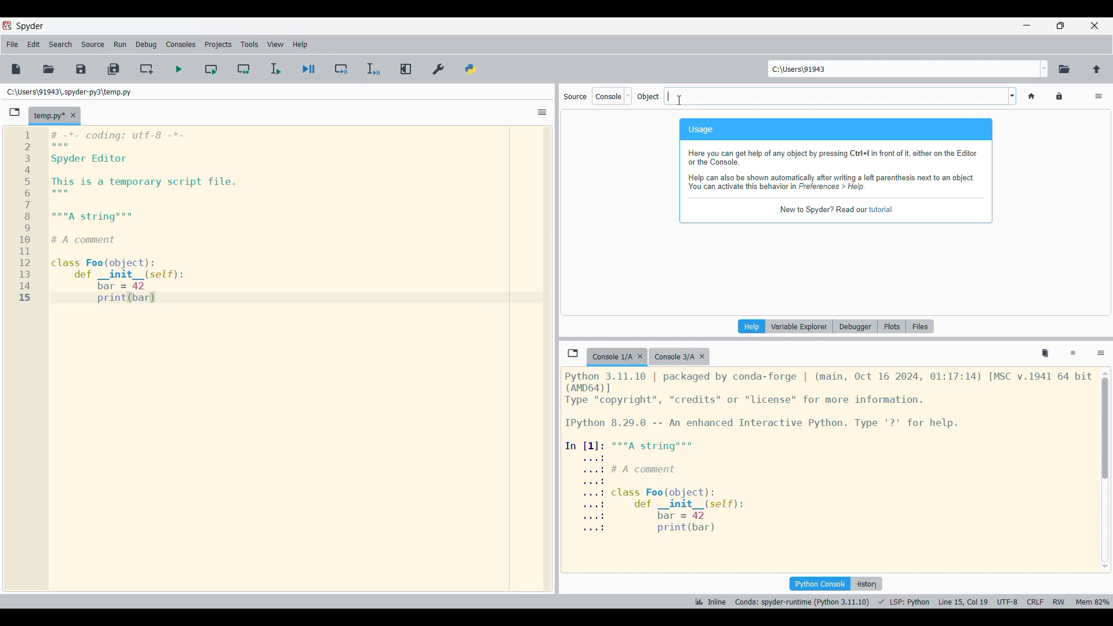 This screenshot has height=626, width=1113. What do you see at coordinates (93, 43) in the screenshot?
I see `Source menu` at bounding box center [93, 43].